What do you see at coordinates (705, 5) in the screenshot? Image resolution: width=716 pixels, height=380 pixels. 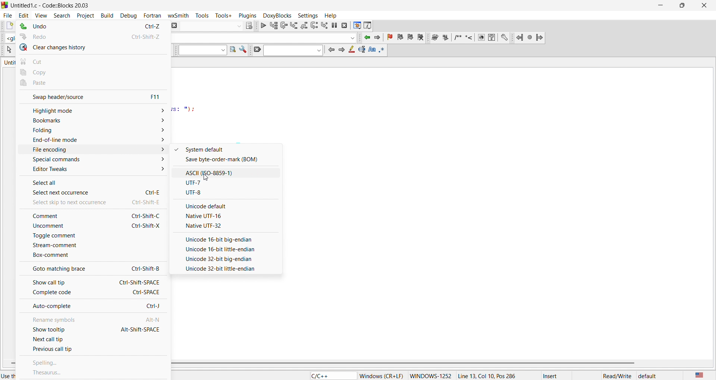 I see `close` at bounding box center [705, 5].